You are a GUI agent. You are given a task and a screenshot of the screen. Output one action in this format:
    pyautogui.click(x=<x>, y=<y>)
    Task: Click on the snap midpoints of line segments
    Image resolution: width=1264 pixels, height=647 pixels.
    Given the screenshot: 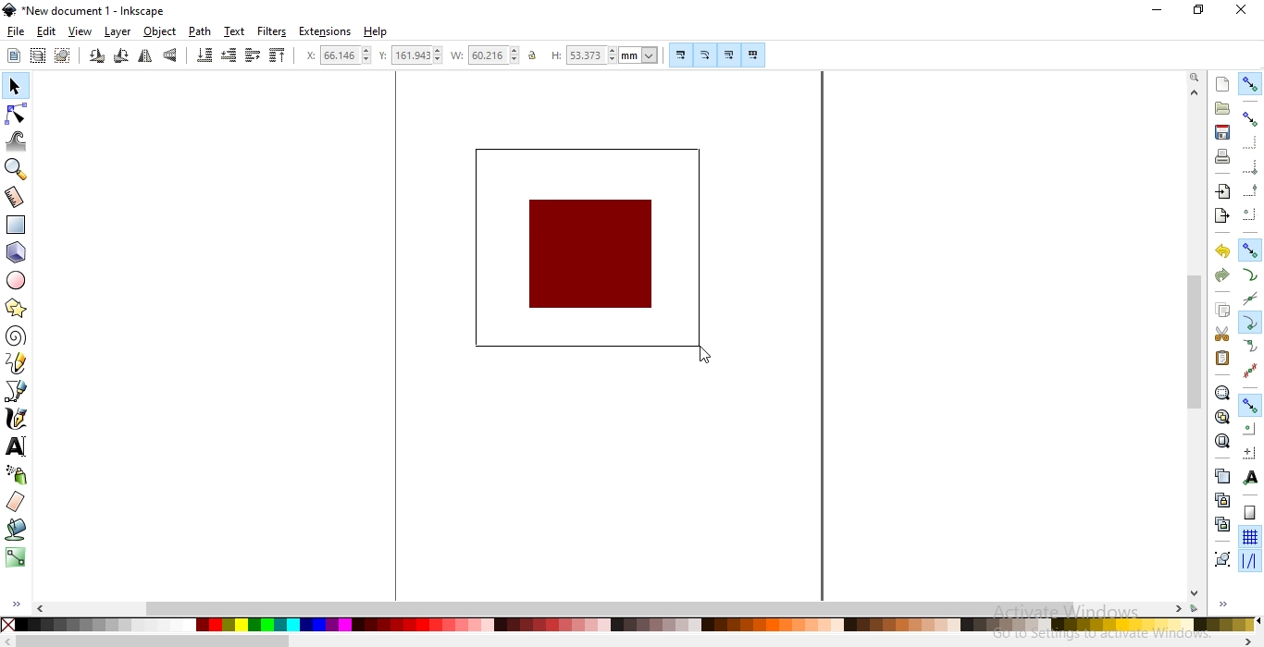 What is the action you would take?
    pyautogui.click(x=1253, y=369)
    